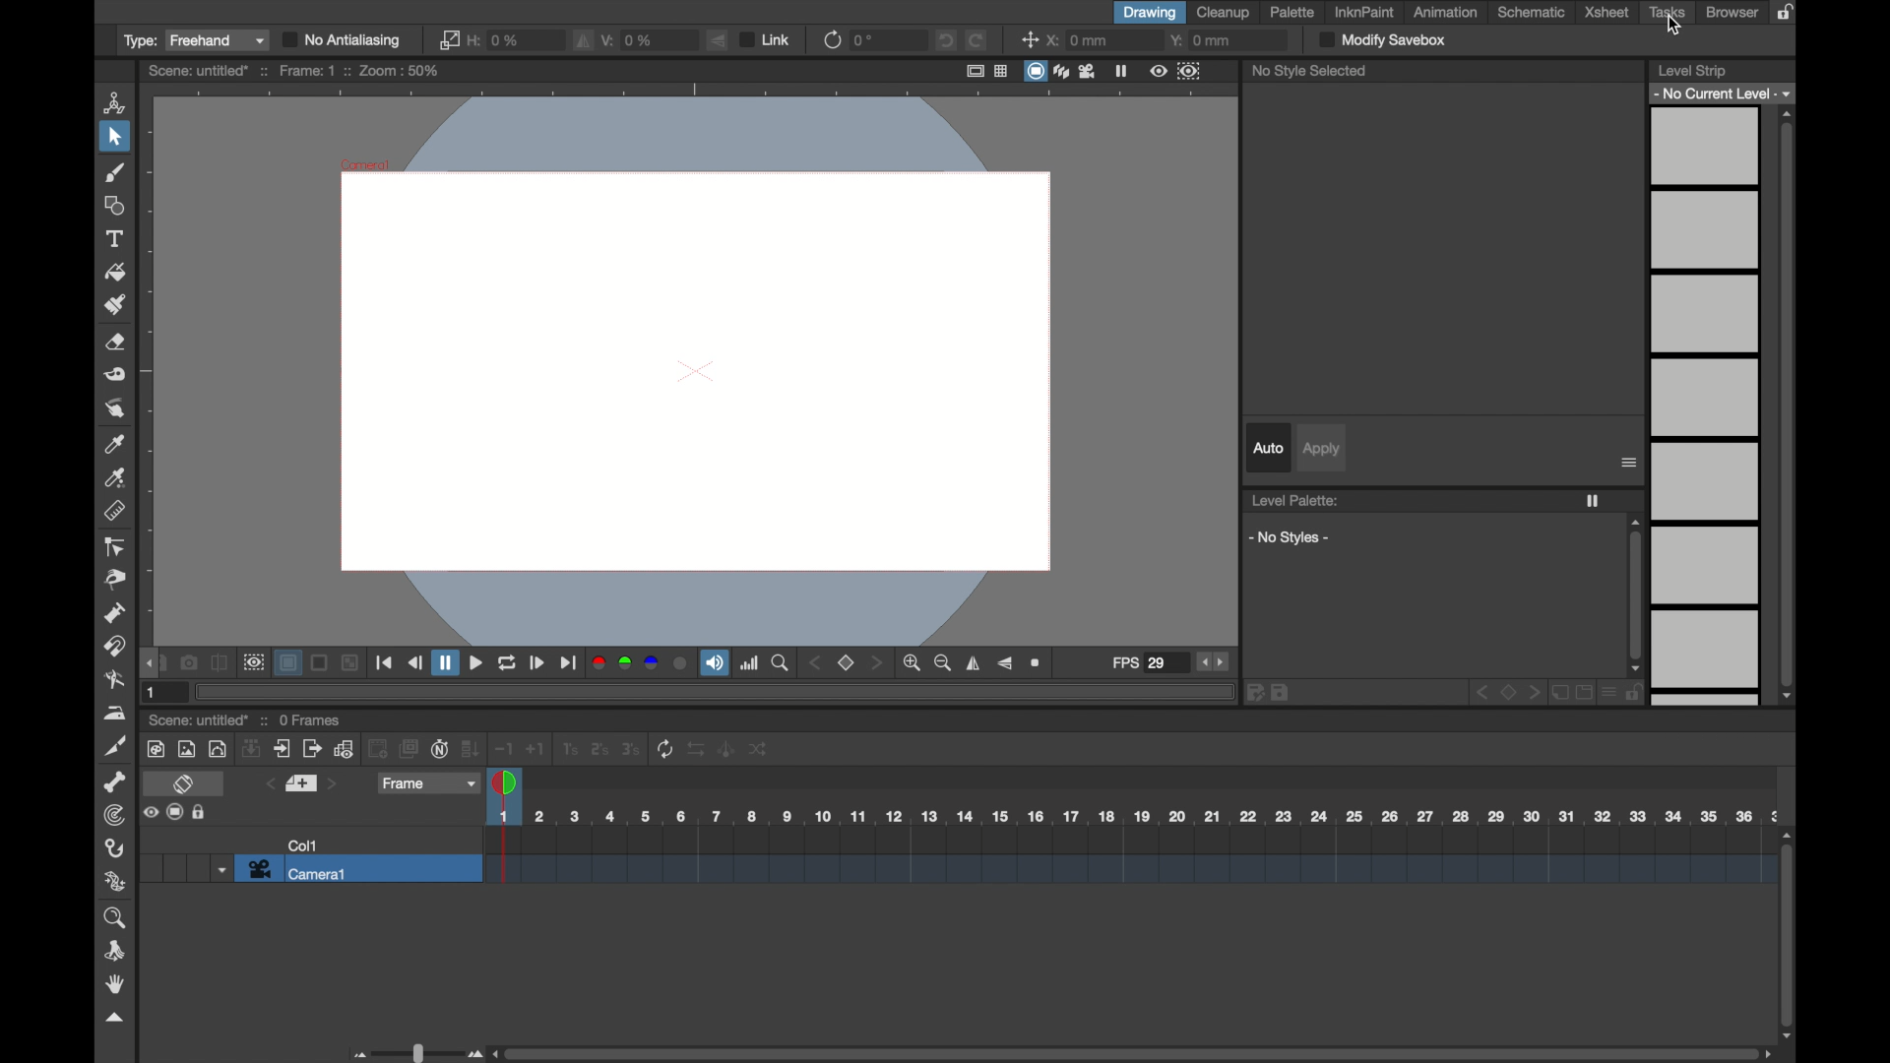 Image resolution: width=1890 pixels, height=1063 pixels. I want to click on set, so click(849, 664).